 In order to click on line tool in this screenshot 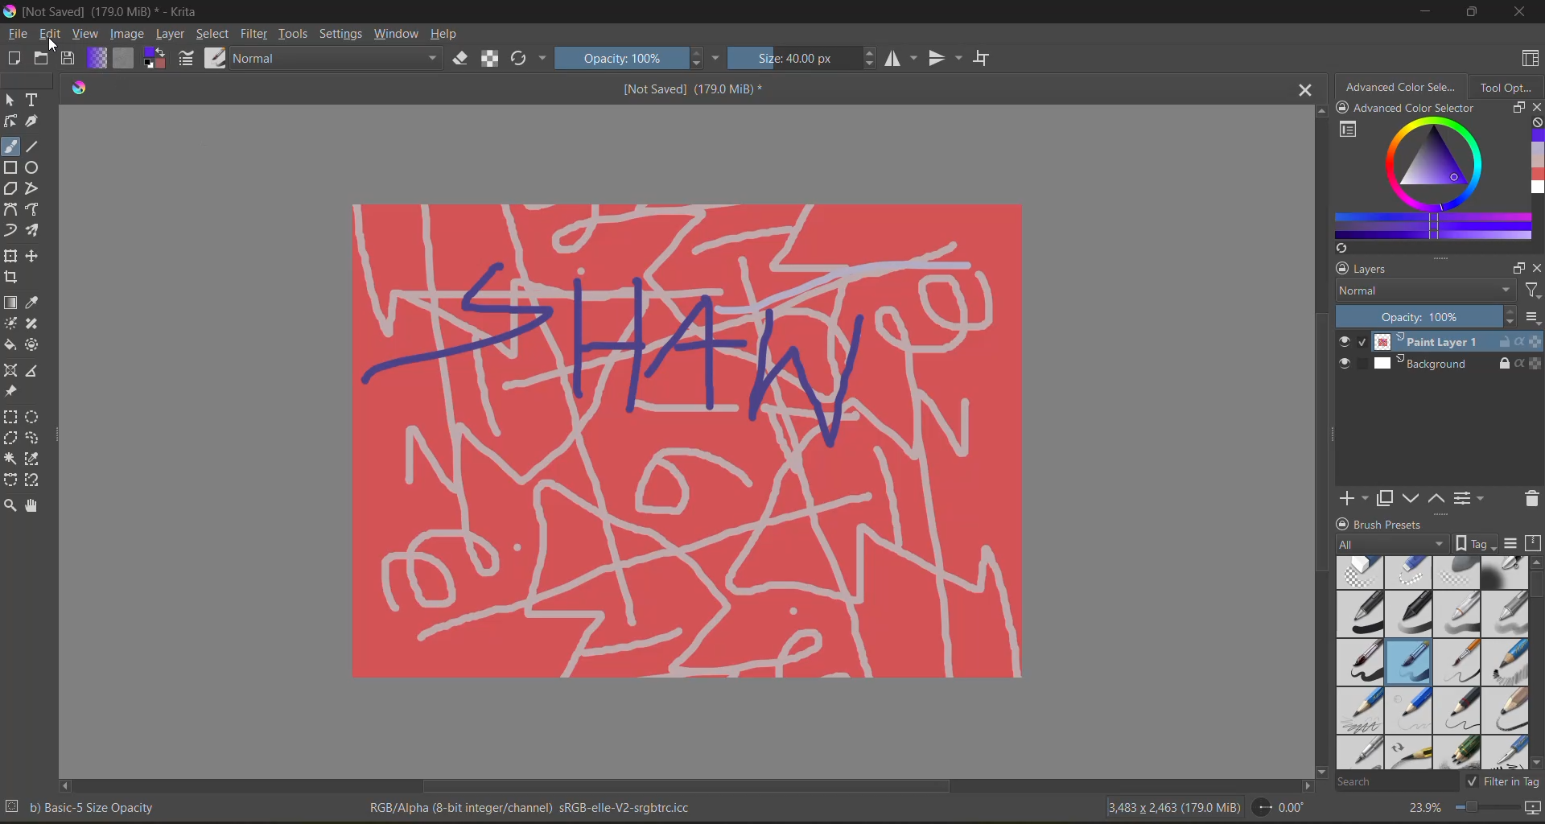, I will do `click(35, 146)`.